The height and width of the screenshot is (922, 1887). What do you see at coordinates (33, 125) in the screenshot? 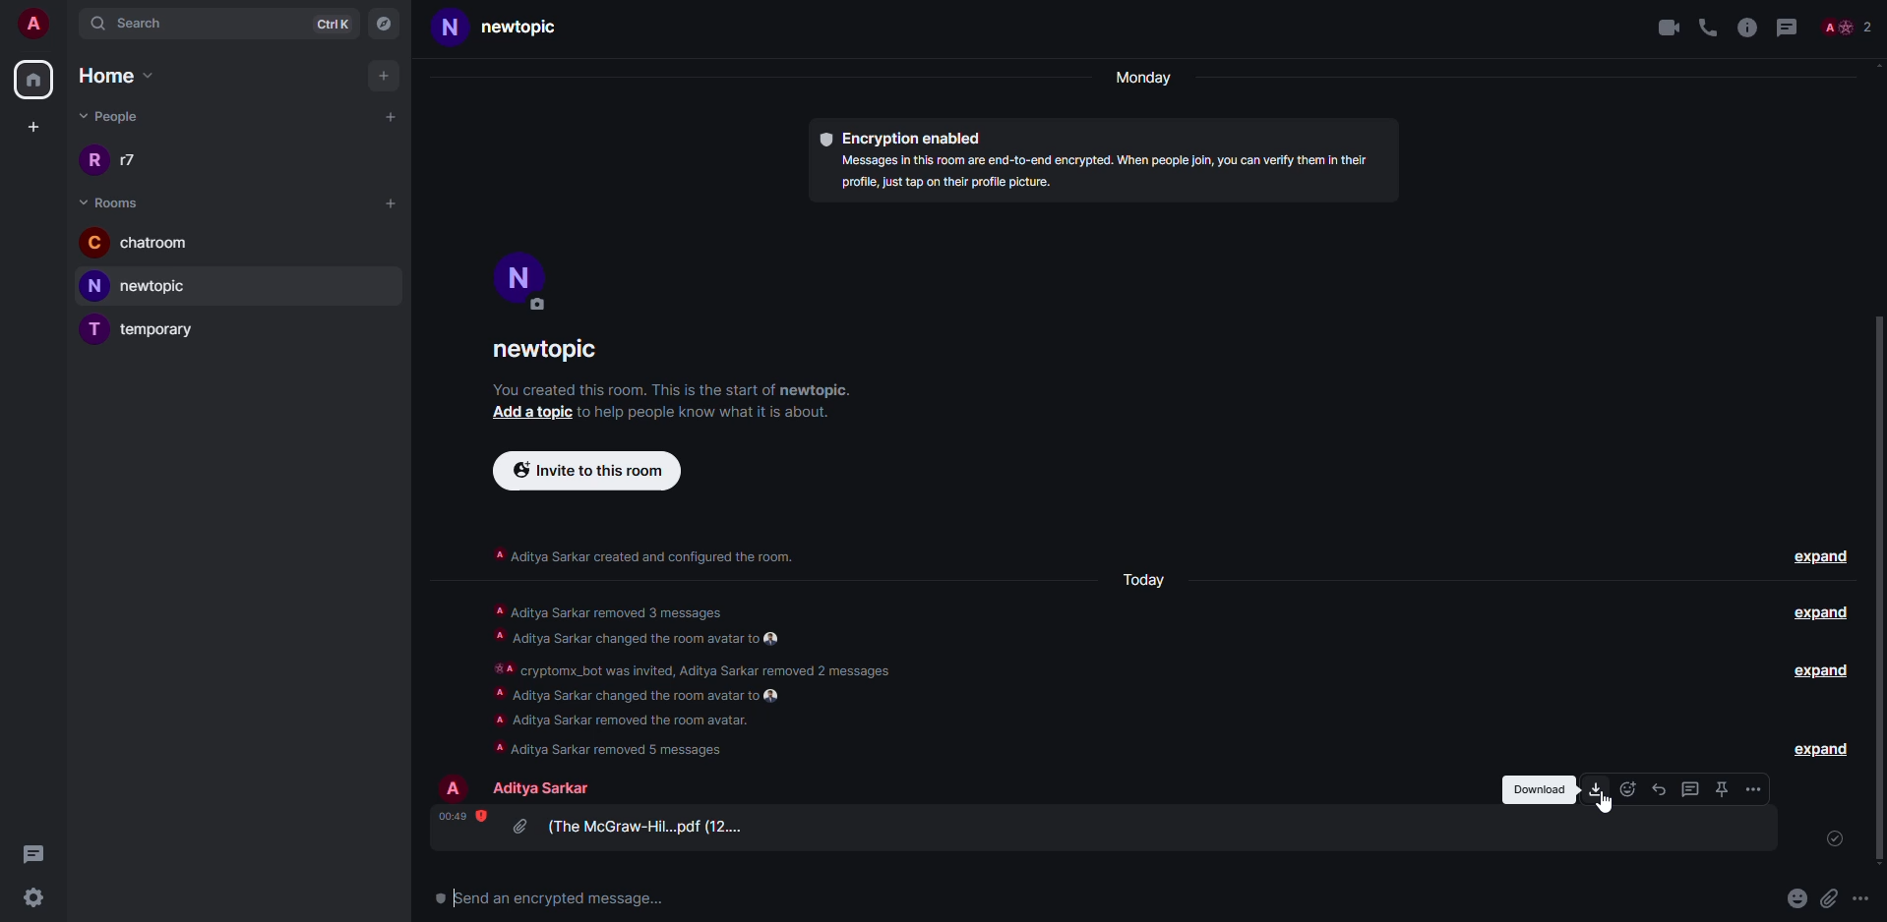
I see `create space` at bounding box center [33, 125].